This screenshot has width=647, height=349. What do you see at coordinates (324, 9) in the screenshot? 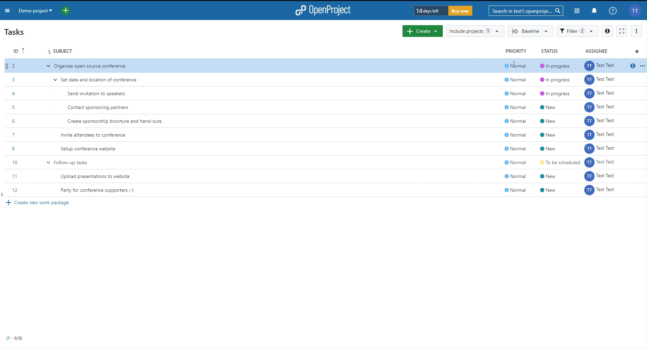
I see `OpenProject` at bounding box center [324, 9].